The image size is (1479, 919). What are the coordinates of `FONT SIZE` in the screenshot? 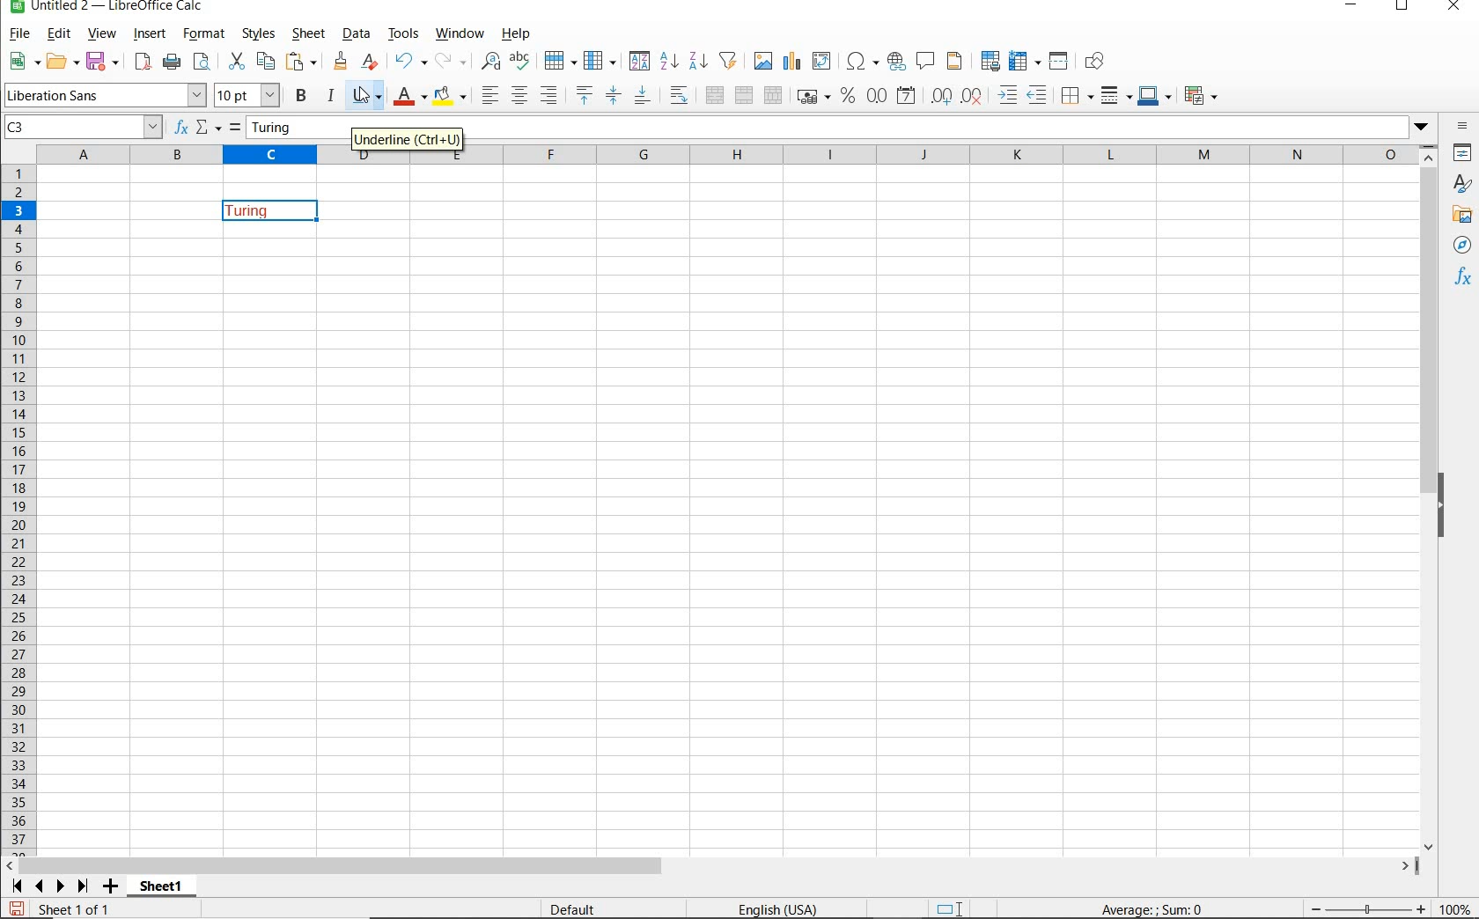 It's located at (246, 94).